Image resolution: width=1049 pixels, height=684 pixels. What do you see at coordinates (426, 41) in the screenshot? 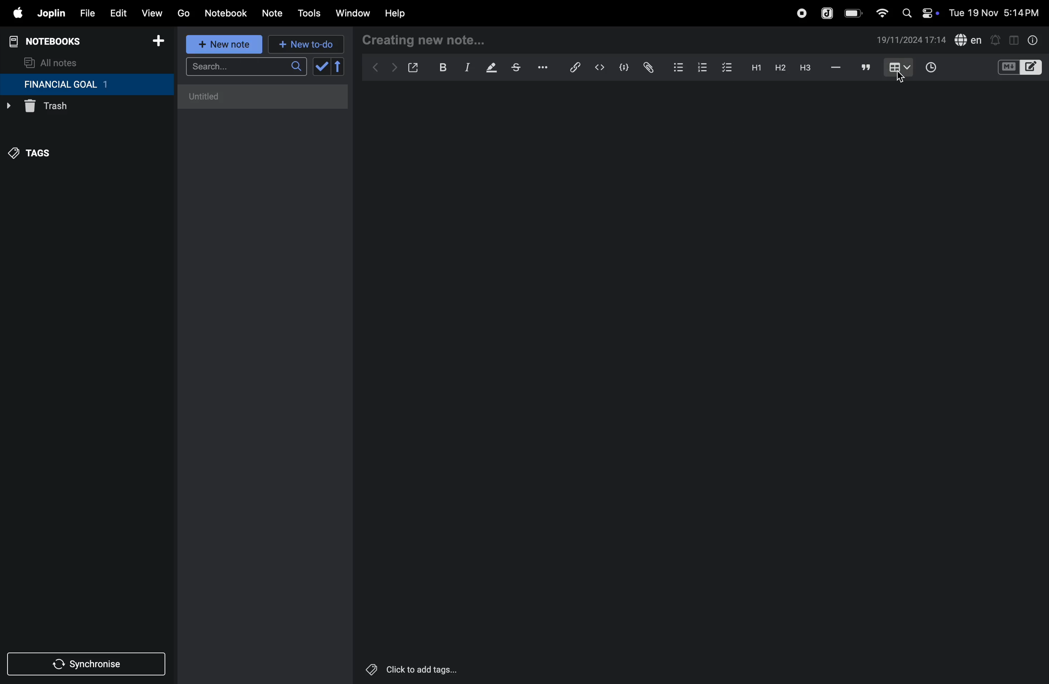
I see `creating new note` at bounding box center [426, 41].